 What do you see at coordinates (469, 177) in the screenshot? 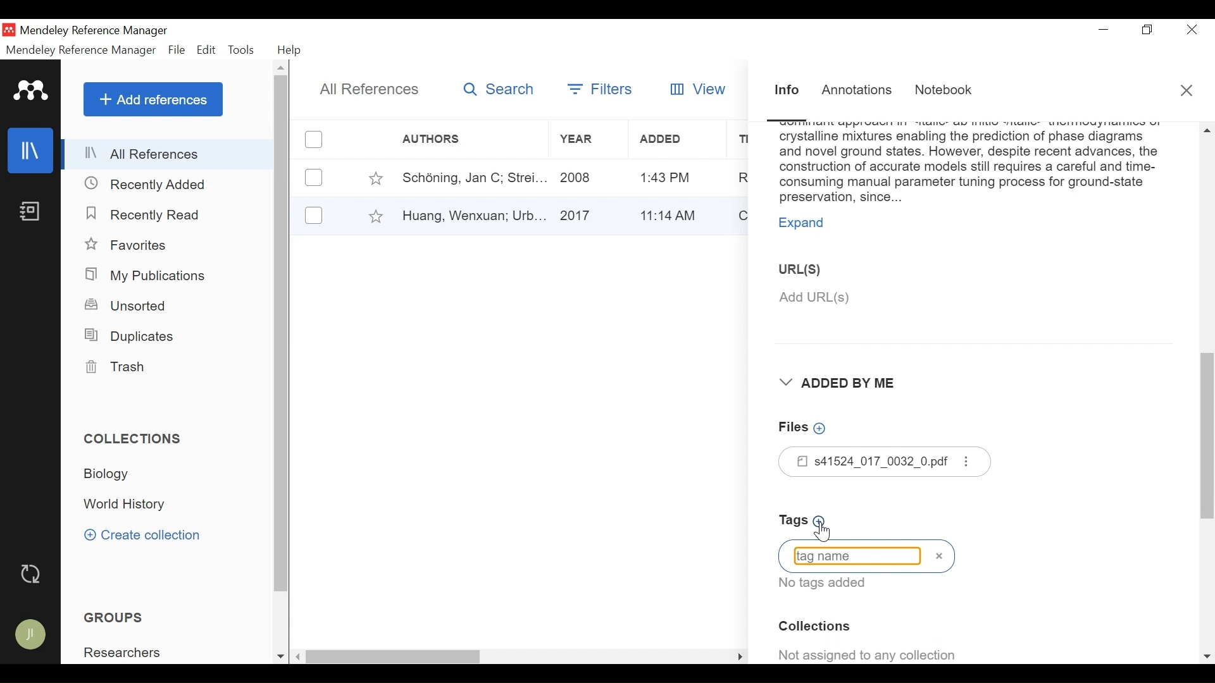
I see `Author` at bounding box center [469, 177].